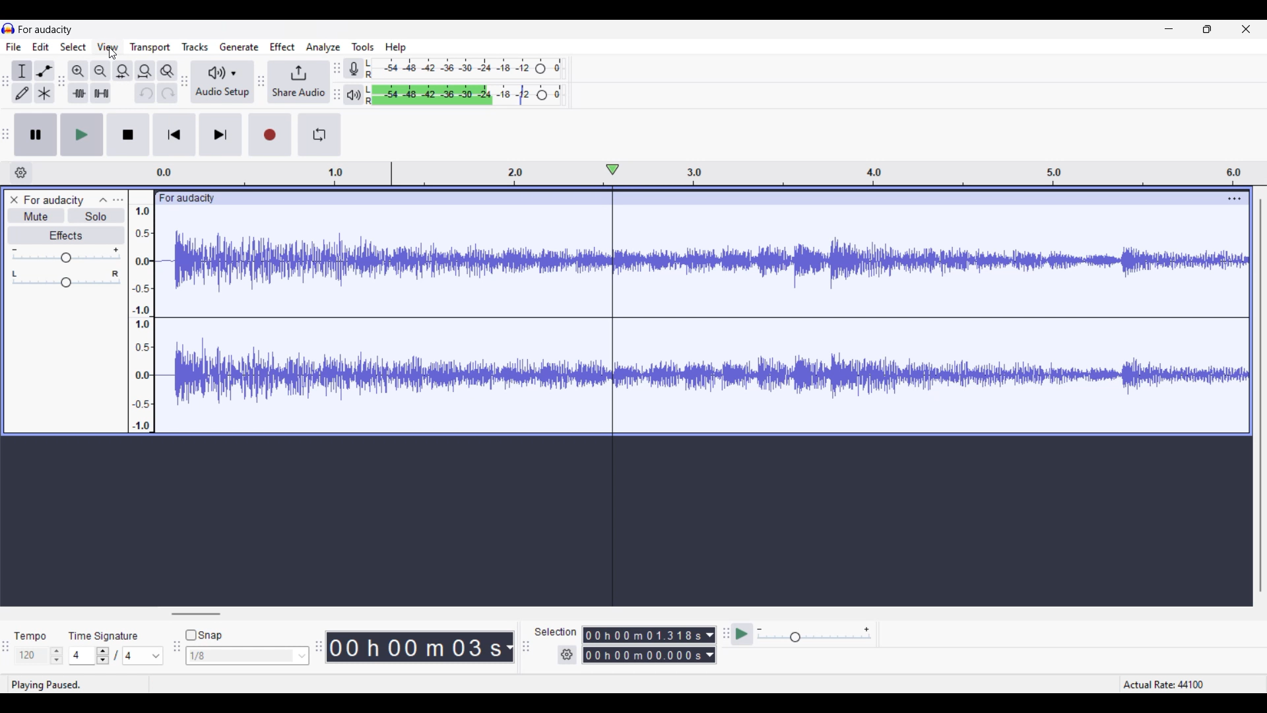  I want to click on Time signature settings, so click(116, 655).